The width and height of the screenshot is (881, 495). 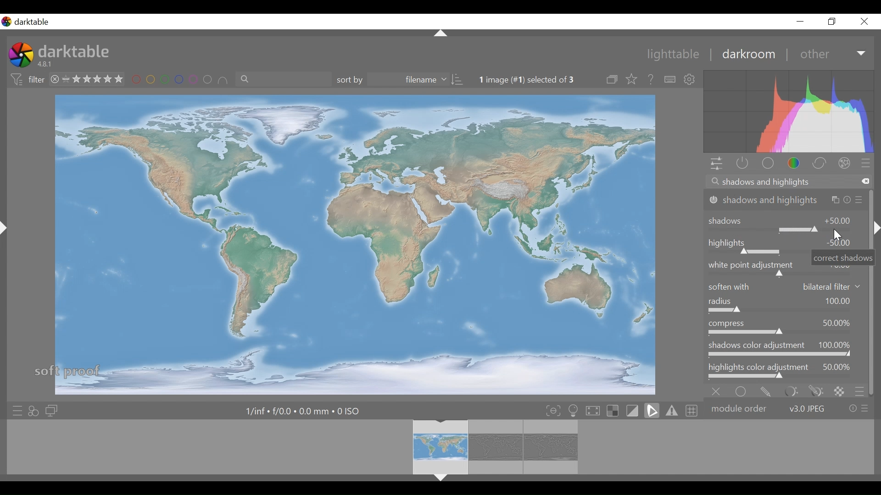 What do you see at coordinates (353, 243) in the screenshot?
I see `main editing area` at bounding box center [353, 243].